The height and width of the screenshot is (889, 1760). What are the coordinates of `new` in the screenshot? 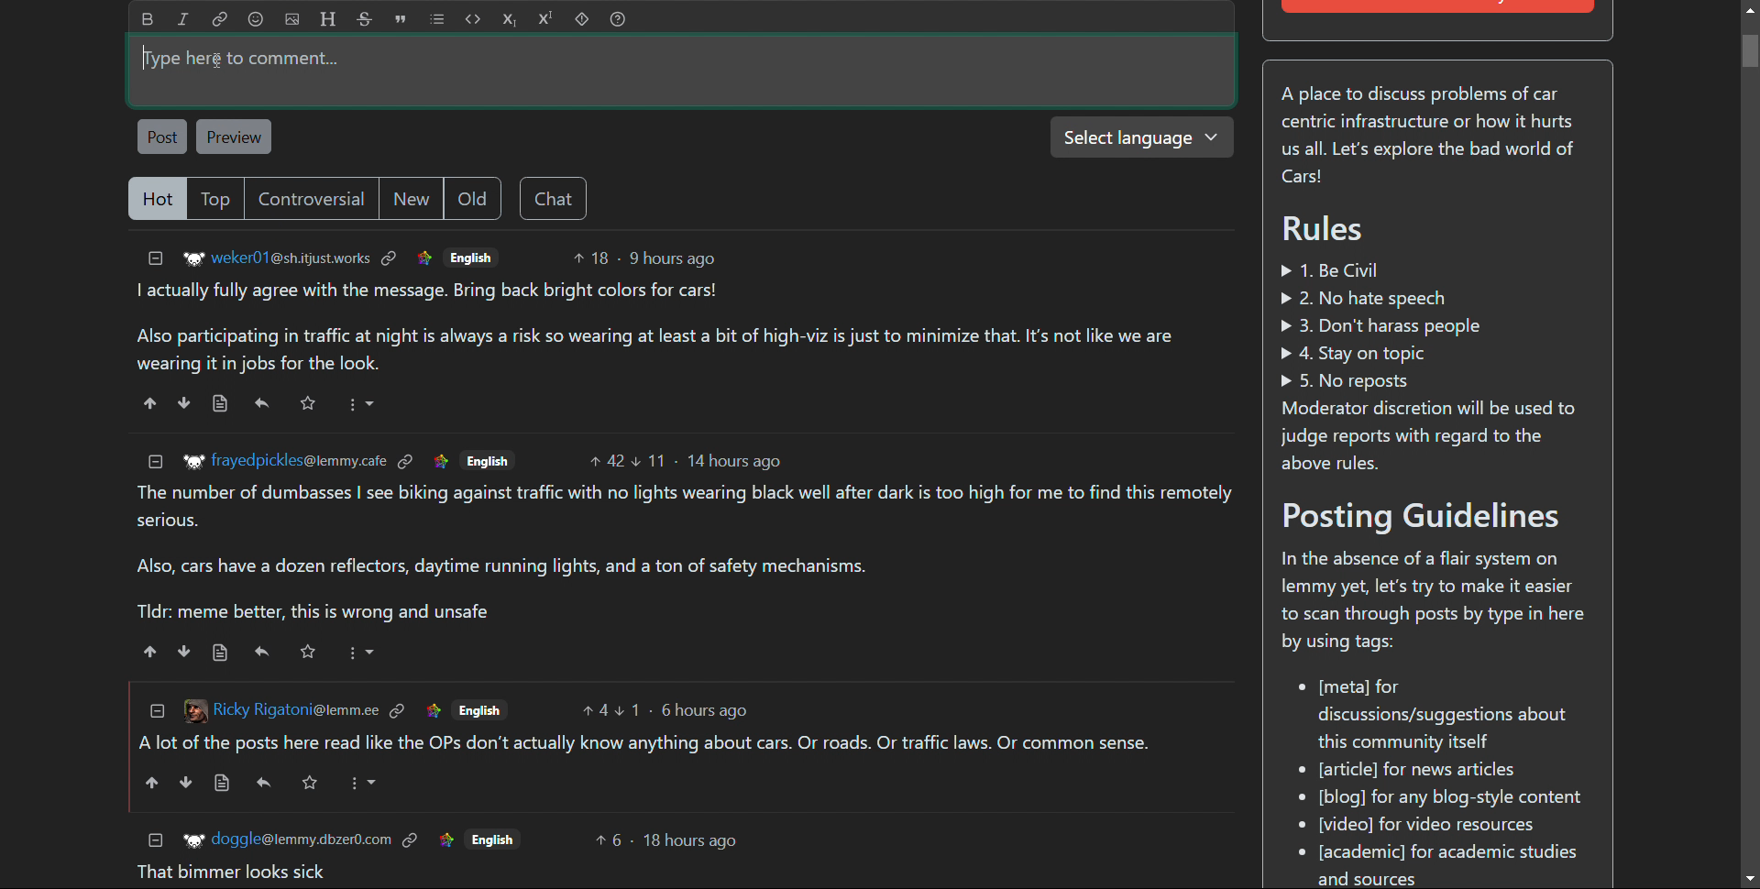 It's located at (410, 197).